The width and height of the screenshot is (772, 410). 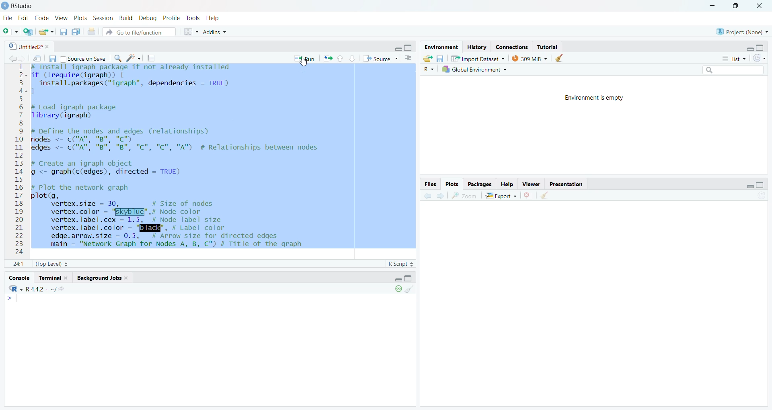 What do you see at coordinates (9, 32) in the screenshot?
I see `add` at bounding box center [9, 32].